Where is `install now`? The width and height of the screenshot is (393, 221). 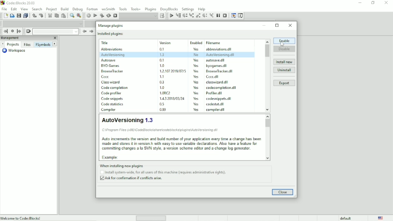
install now is located at coordinates (284, 62).